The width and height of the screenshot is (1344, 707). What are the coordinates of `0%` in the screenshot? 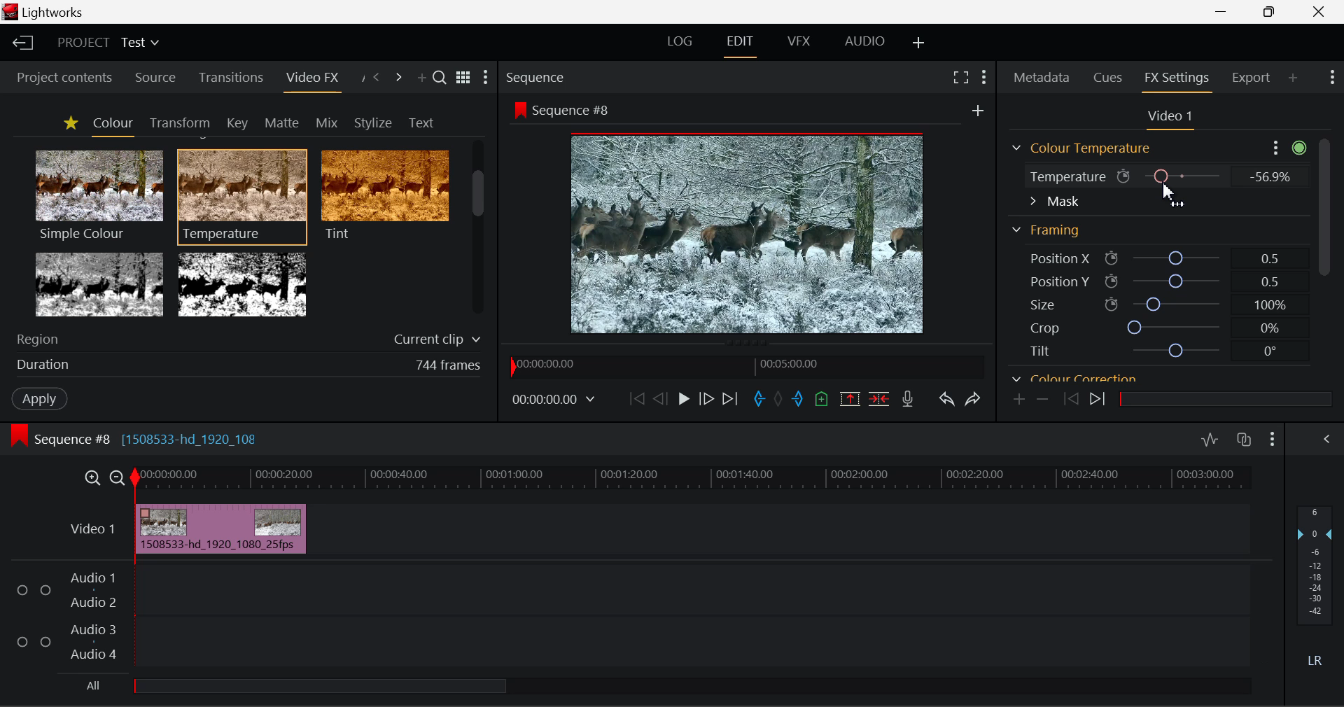 It's located at (1268, 328).